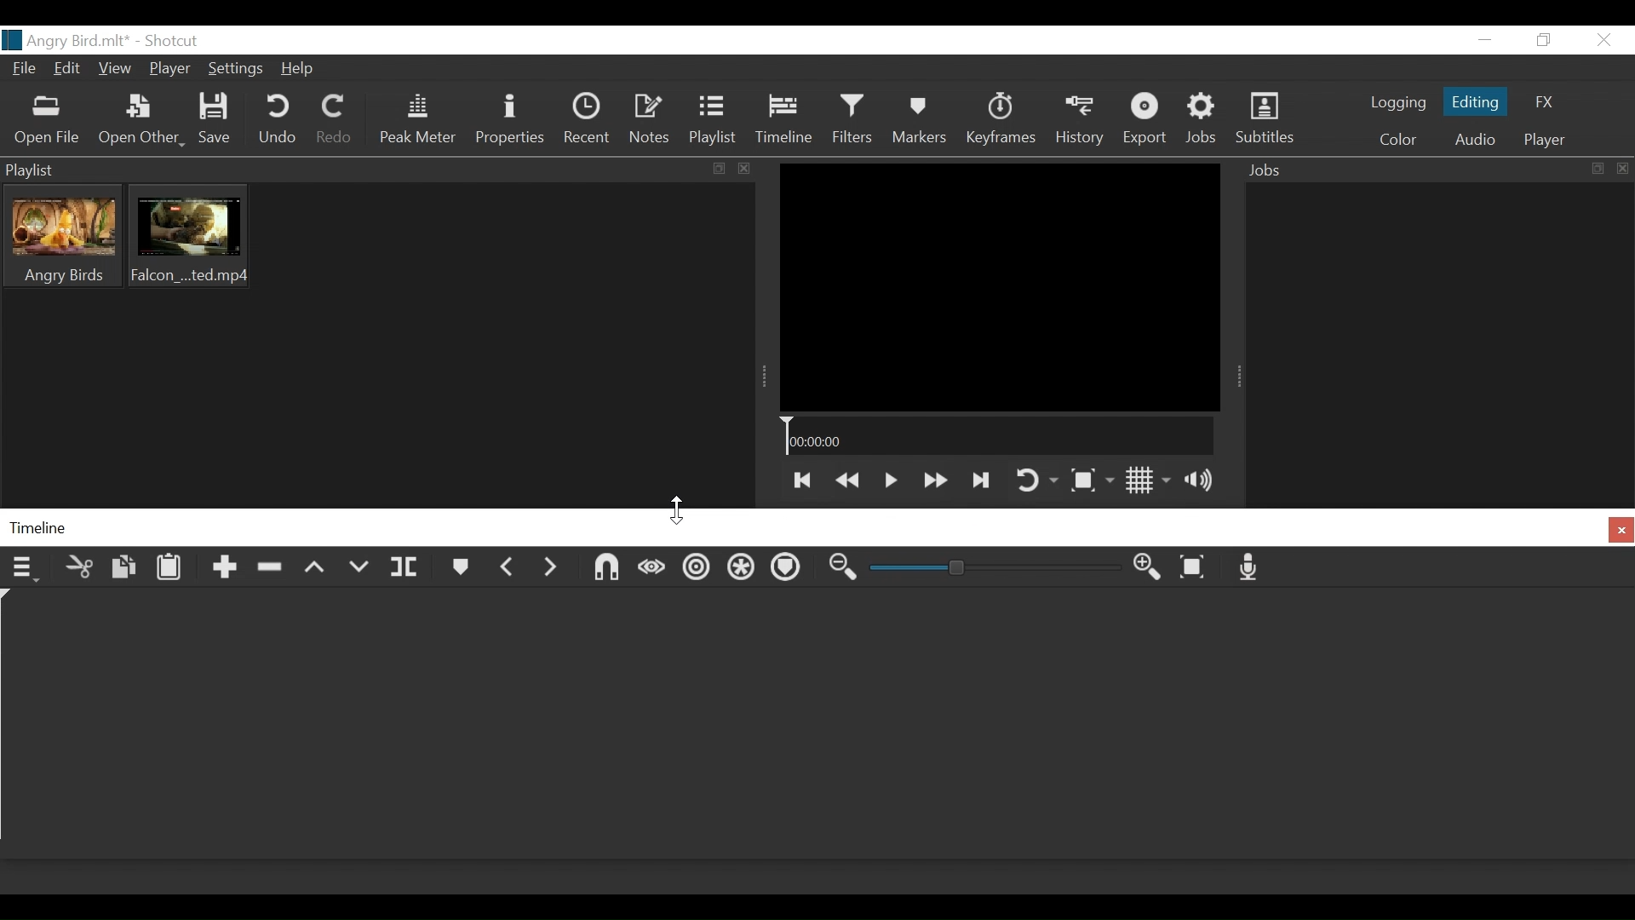 The height and width of the screenshot is (920, 1635). Describe the element at coordinates (1149, 570) in the screenshot. I see `Zoom timeline out` at that location.